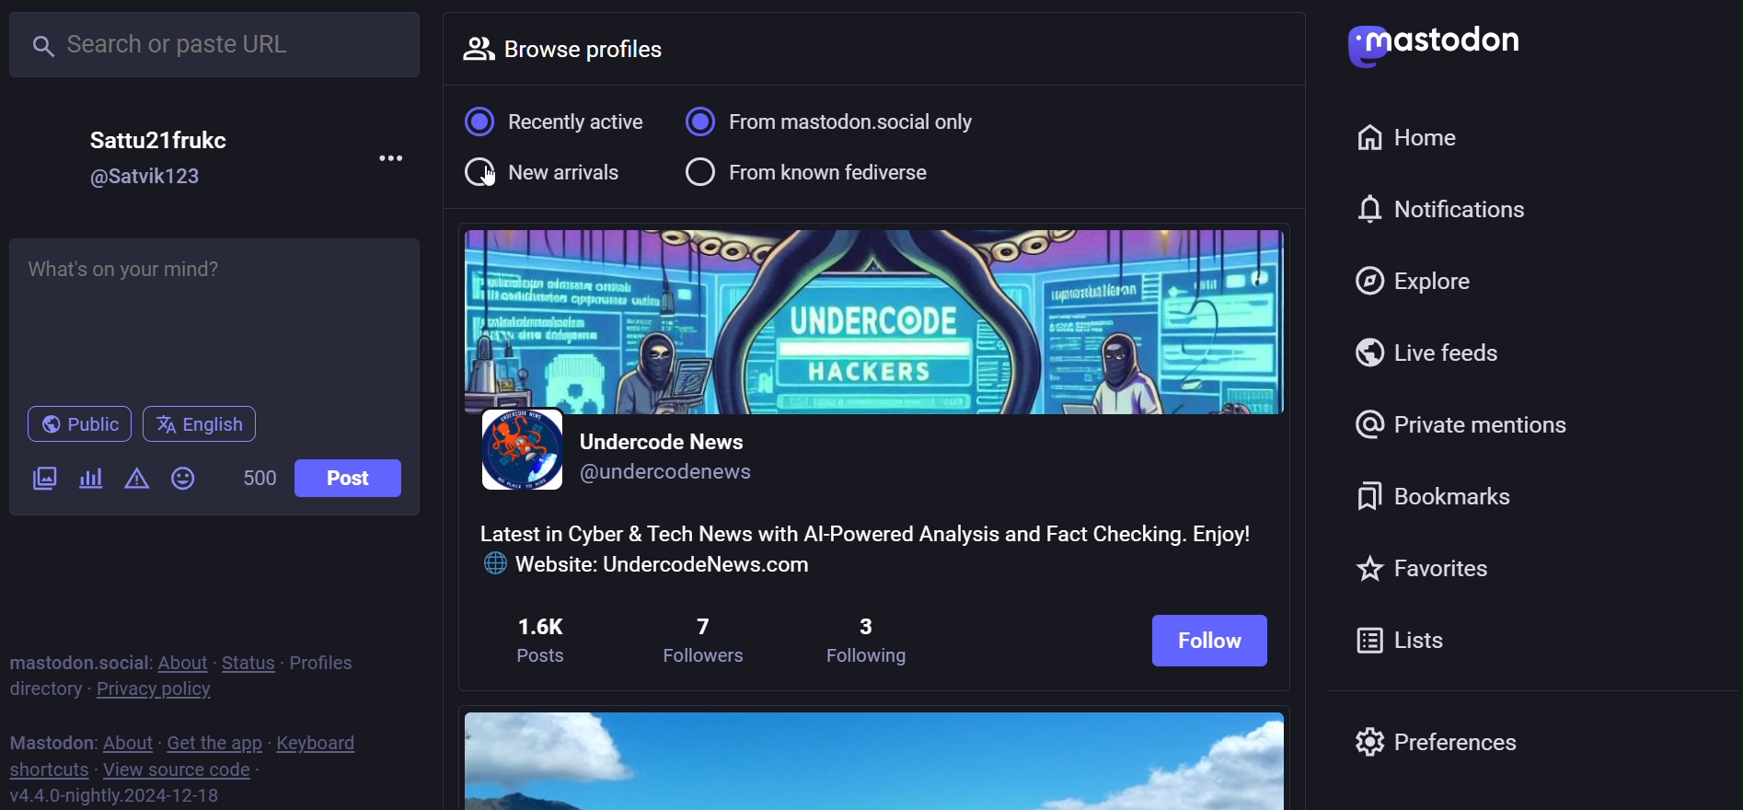  What do you see at coordinates (243, 660) in the screenshot?
I see `status` at bounding box center [243, 660].